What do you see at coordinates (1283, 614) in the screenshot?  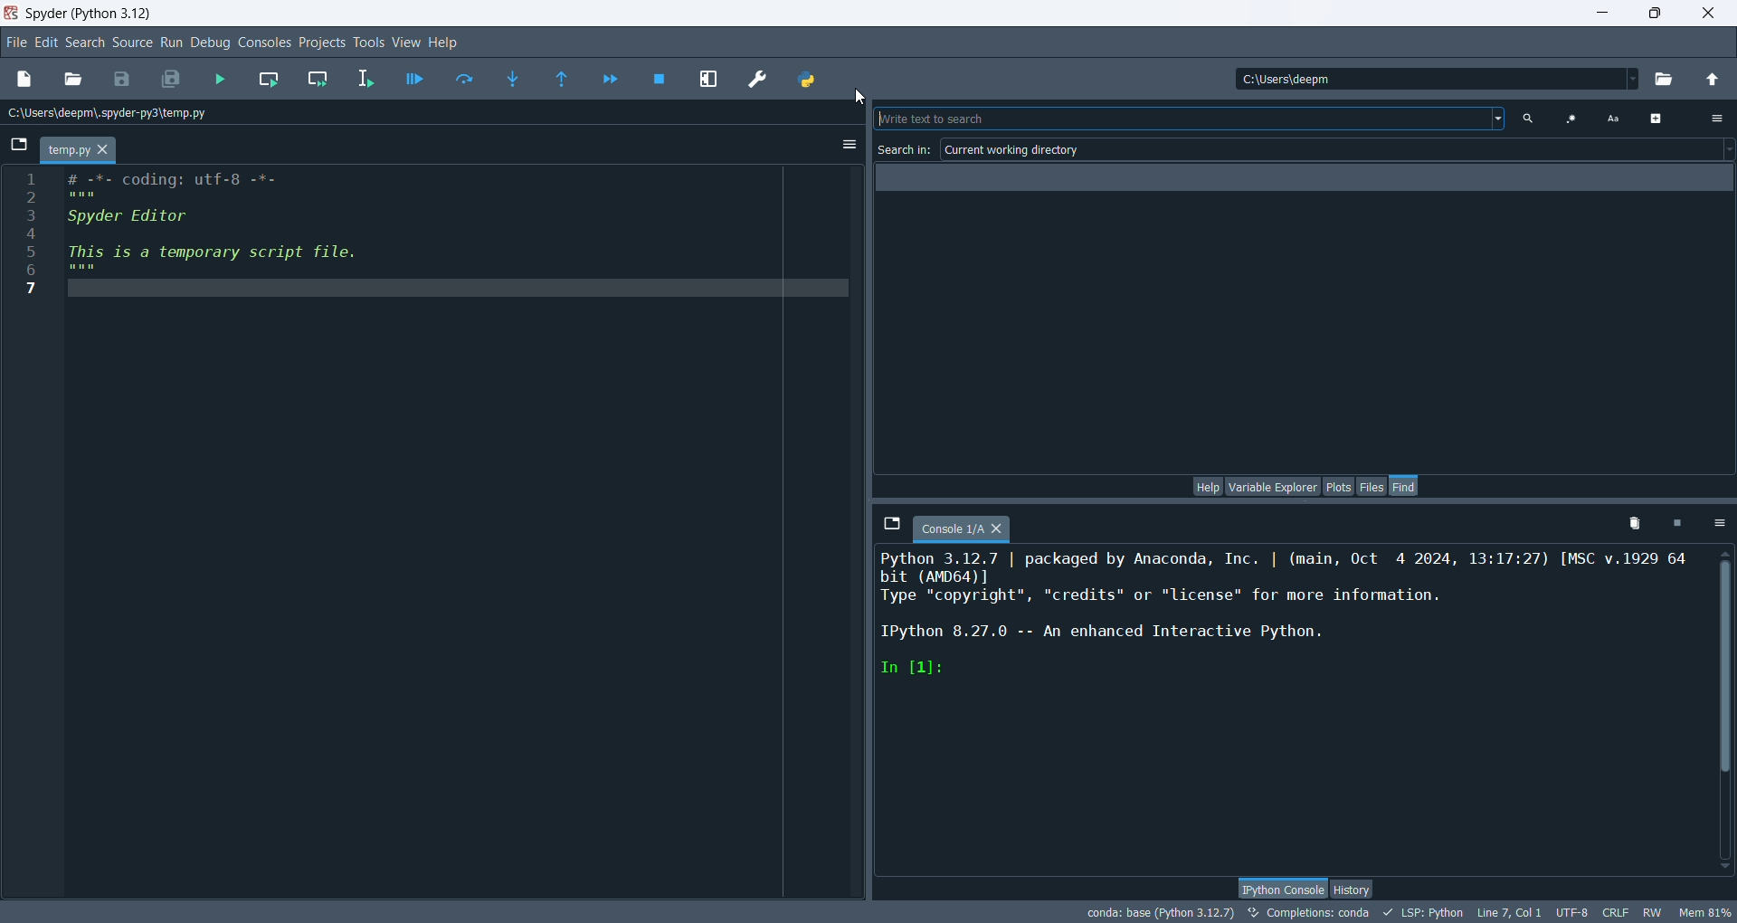 I see `ipython console pane text` at bounding box center [1283, 614].